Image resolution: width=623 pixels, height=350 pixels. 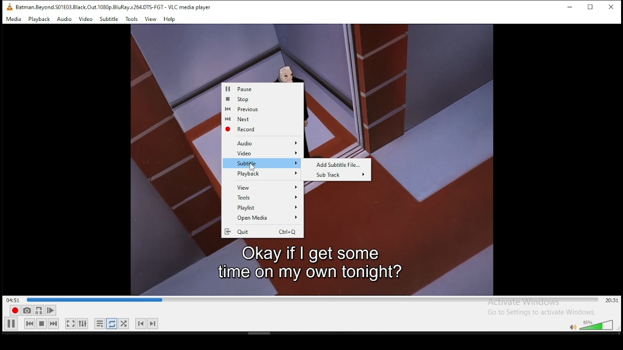 What do you see at coordinates (264, 89) in the screenshot?
I see `Pause` at bounding box center [264, 89].